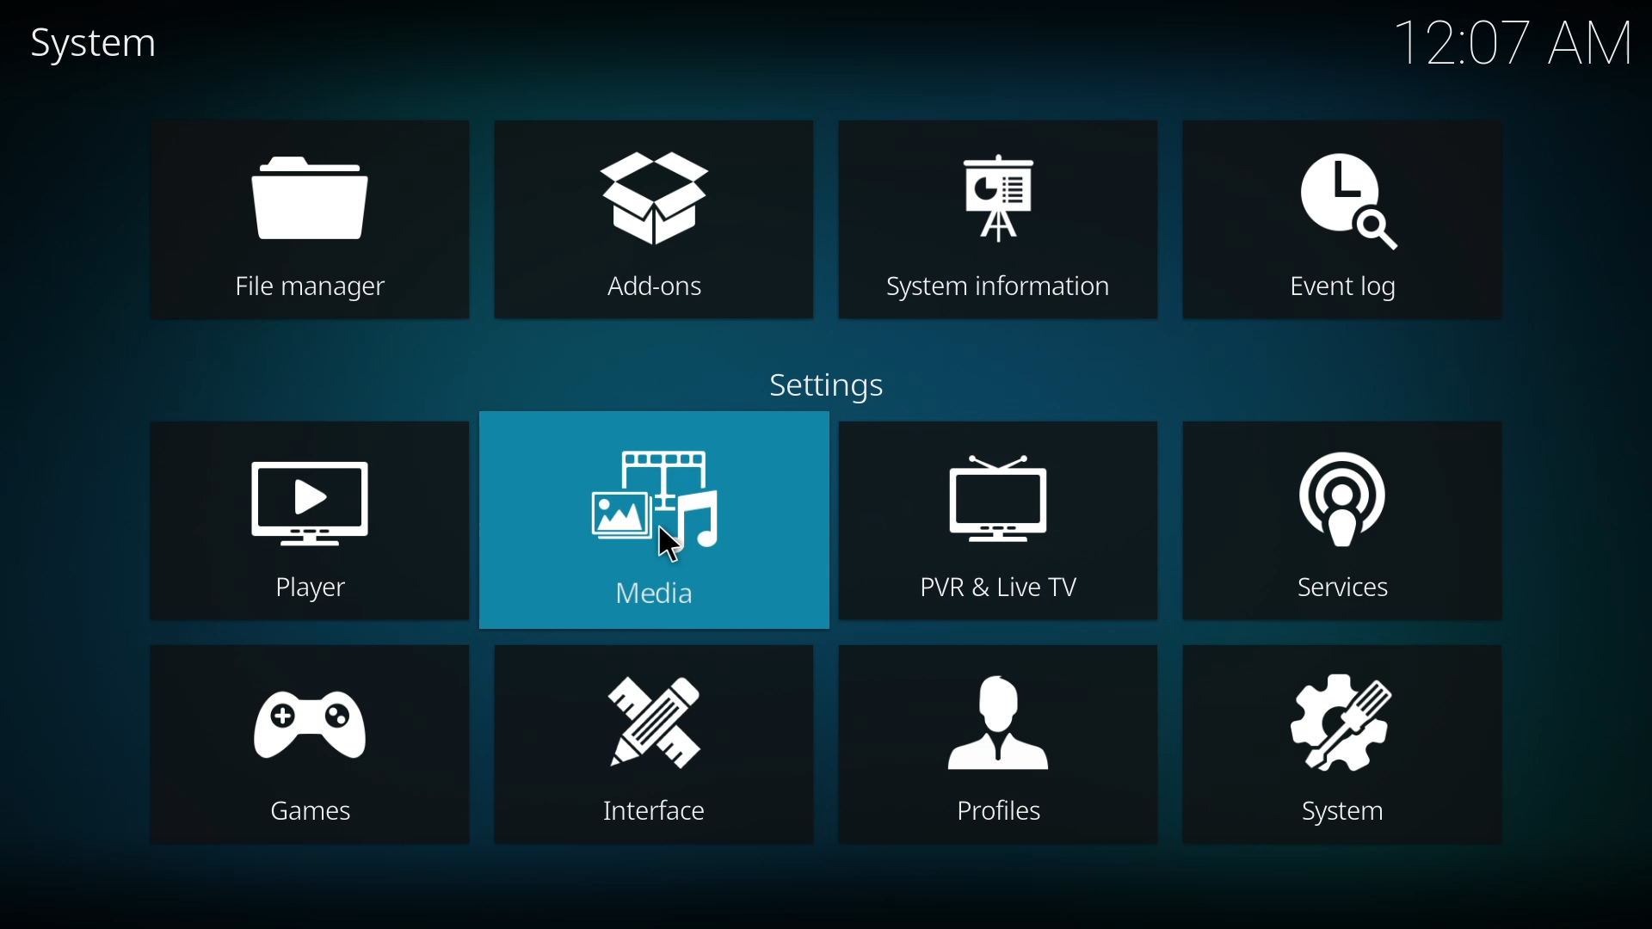 This screenshot has height=929, width=1652. What do you see at coordinates (1337, 744) in the screenshot?
I see `system` at bounding box center [1337, 744].